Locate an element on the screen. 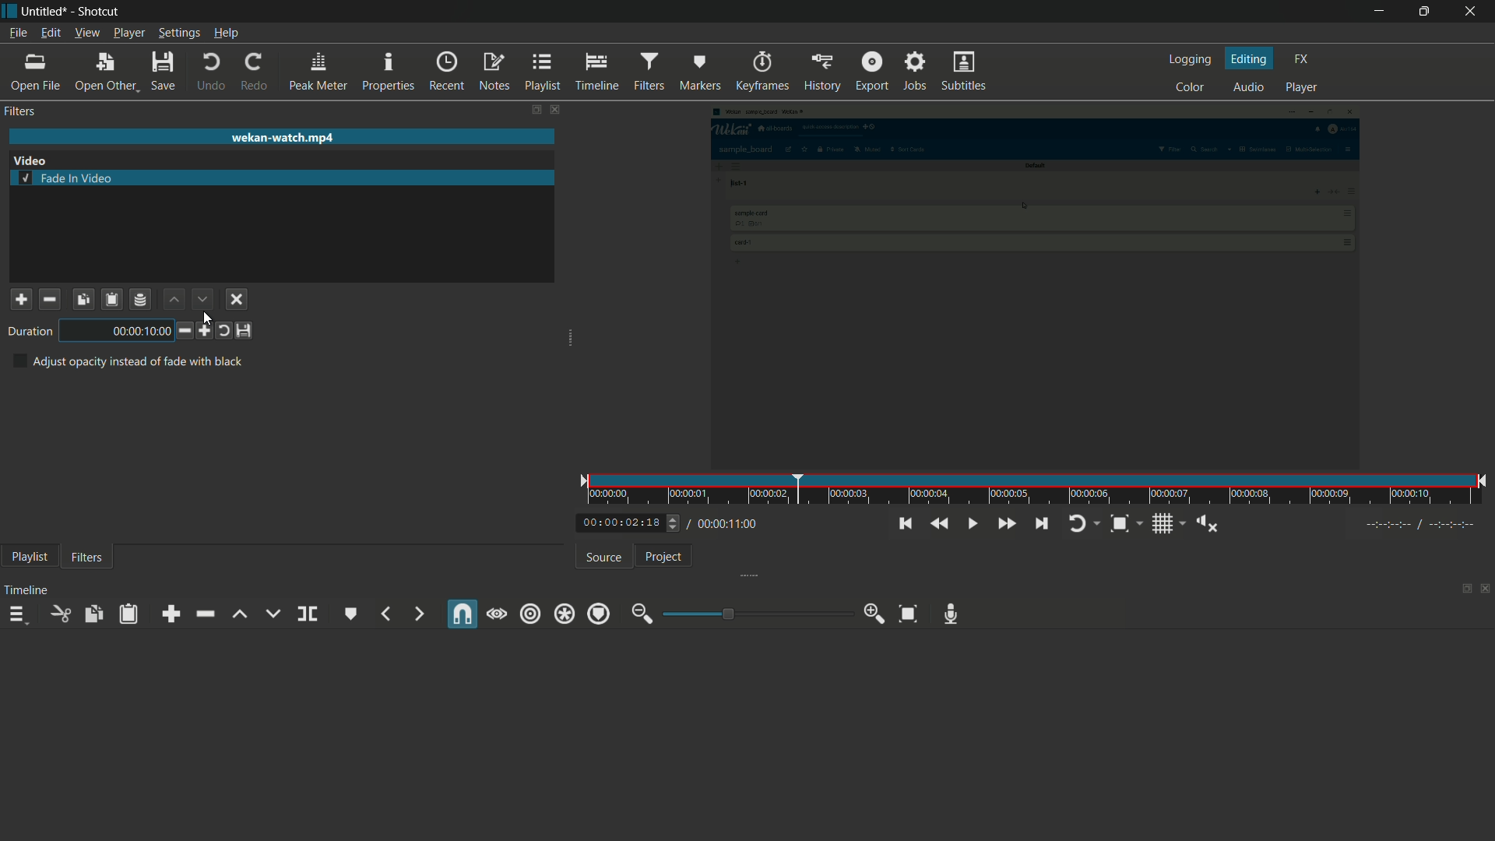 The width and height of the screenshot is (1495, 841). toggle play or pause is located at coordinates (971, 524).